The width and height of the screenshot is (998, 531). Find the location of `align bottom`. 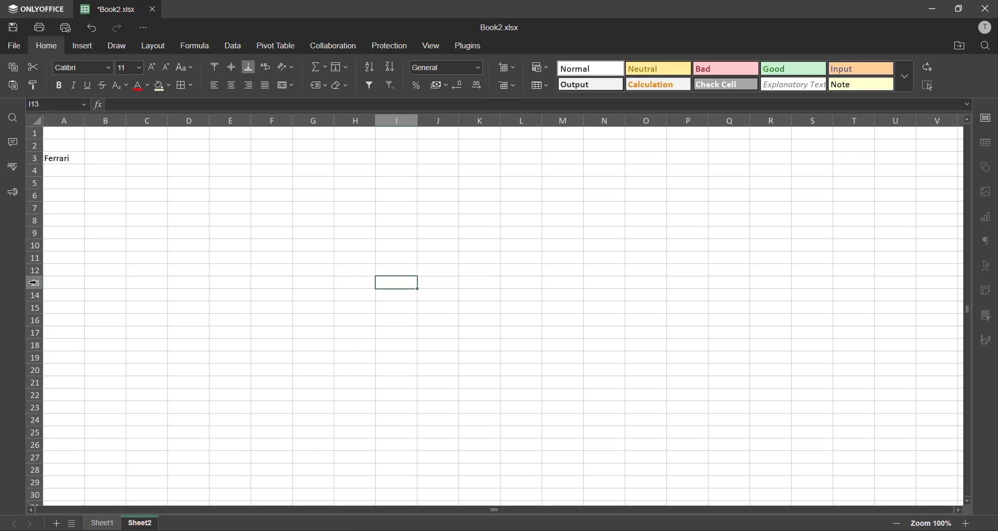

align bottom is located at coordinates (248, 67).